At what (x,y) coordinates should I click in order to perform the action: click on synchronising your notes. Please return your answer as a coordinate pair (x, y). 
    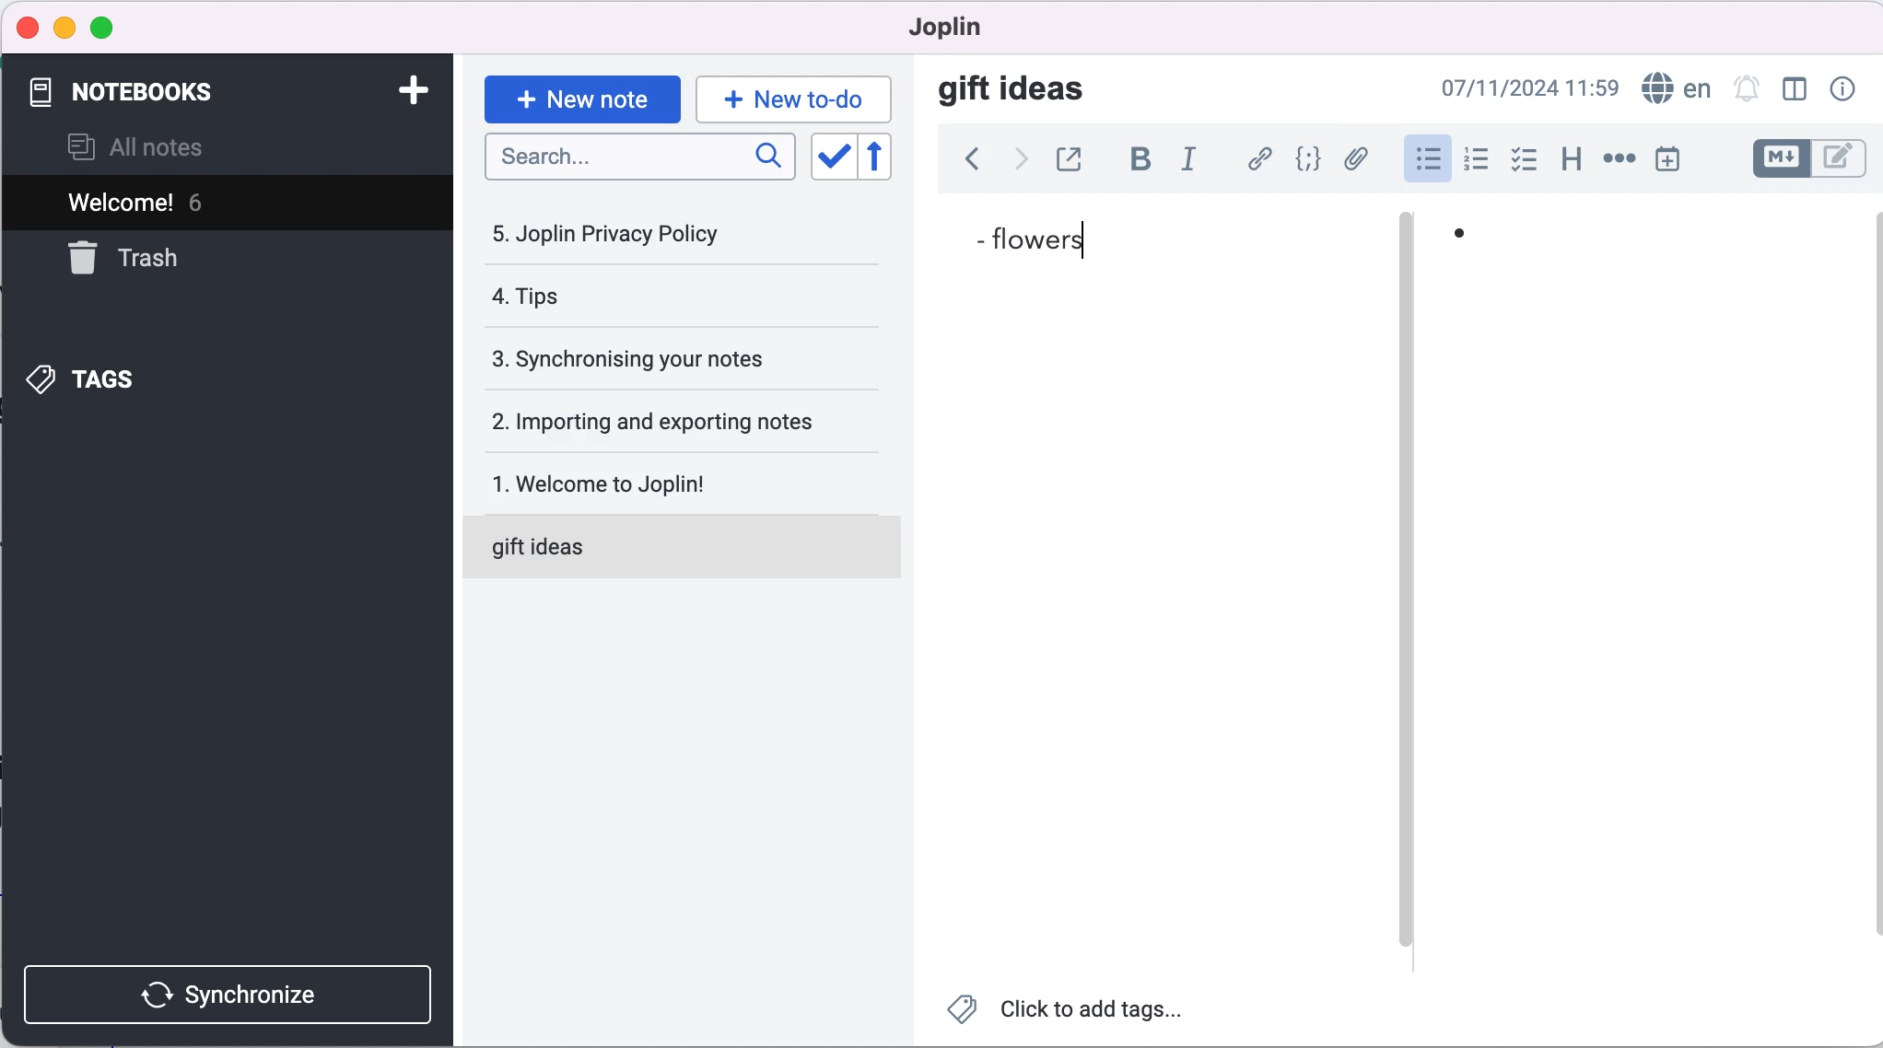
    Looking at the image, I should click on (670, 356).